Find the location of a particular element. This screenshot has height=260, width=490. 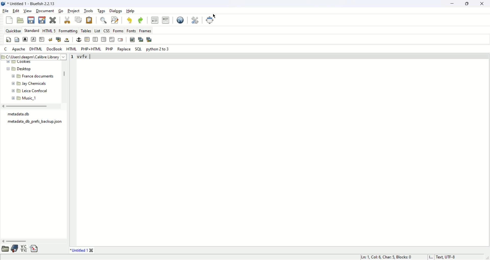

save as is located at coordinates (43, 20).